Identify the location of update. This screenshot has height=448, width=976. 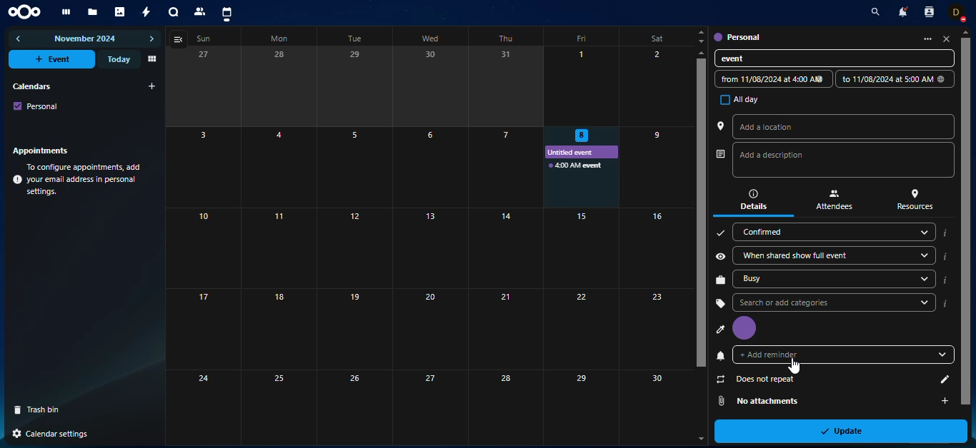
(847, 430).